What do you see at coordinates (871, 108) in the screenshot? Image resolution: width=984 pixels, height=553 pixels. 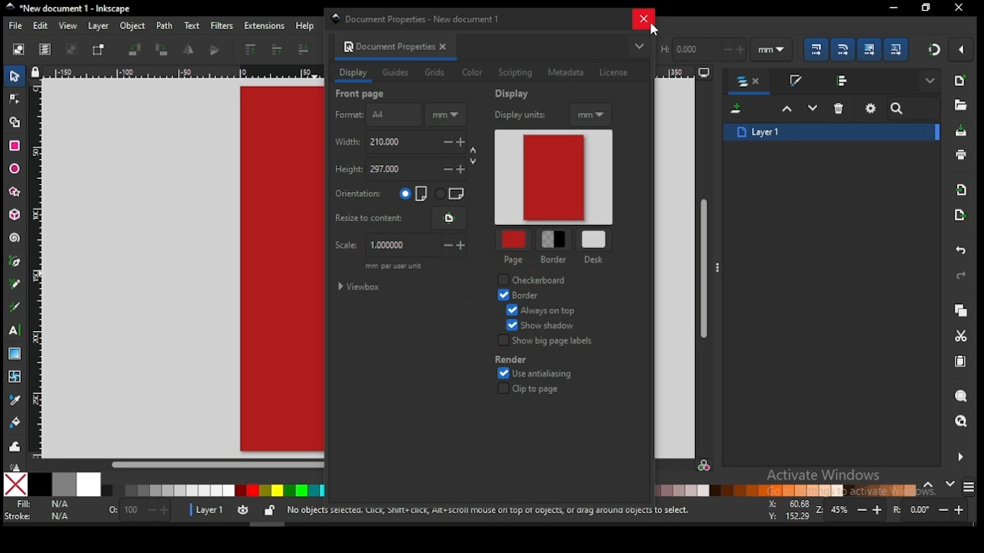 I see `layers and objects dialogue settings` at bounding box center [871, 108].